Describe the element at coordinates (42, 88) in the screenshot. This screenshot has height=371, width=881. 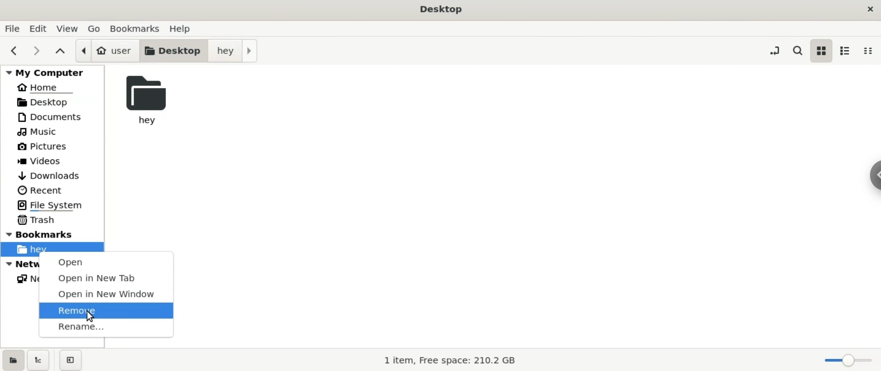
I see `home` at that location.